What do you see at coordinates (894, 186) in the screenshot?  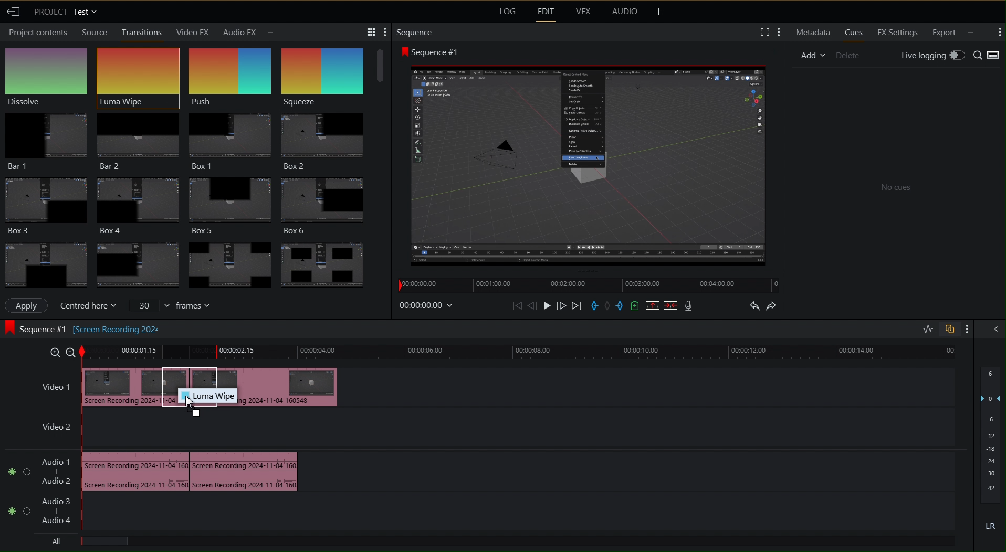 I see `No cues` at bounding box center [894, 186].